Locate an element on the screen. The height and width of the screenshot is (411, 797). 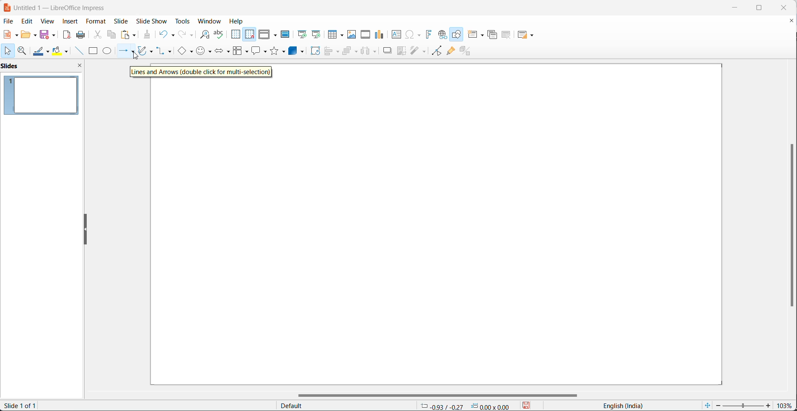
curve and polygons is located at coordinates (147, 50).